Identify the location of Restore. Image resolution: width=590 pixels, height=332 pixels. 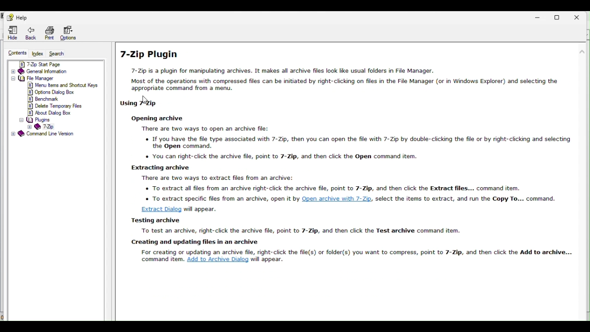
(560, 17).